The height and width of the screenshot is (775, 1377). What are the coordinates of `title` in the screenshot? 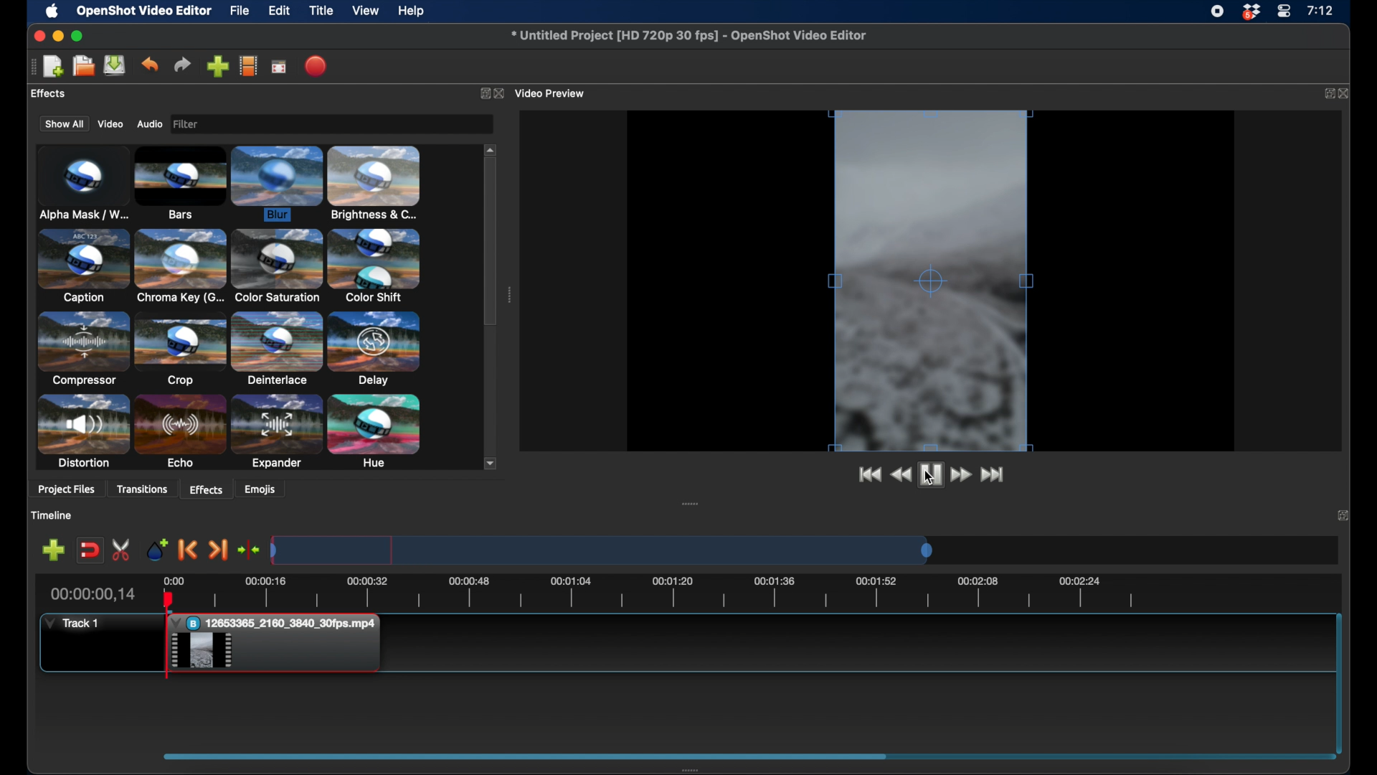 It's located at (321, 11).